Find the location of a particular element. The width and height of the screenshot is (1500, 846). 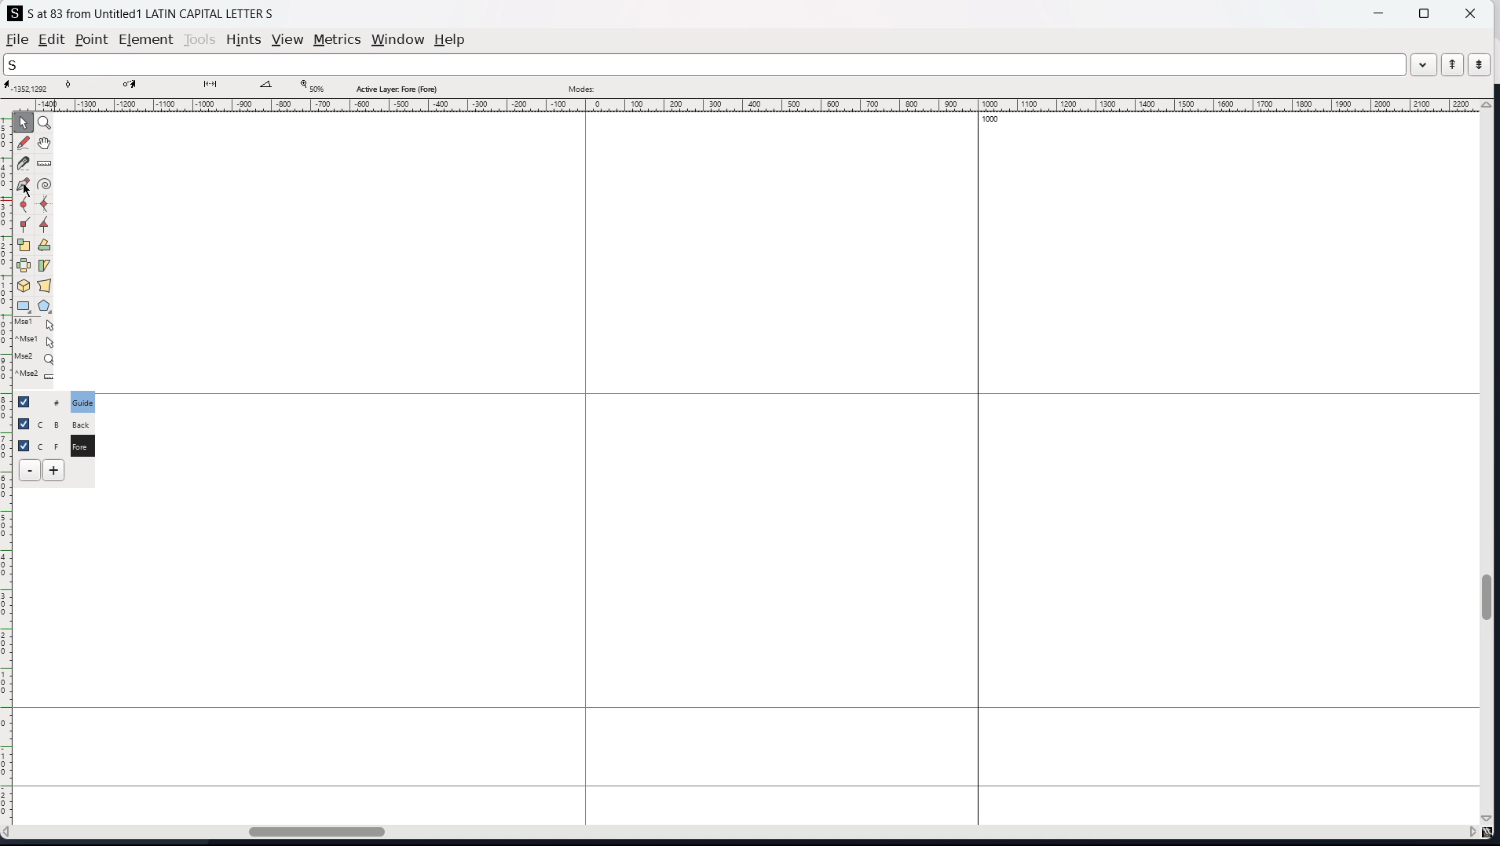

window is located at coordinates (397, 40).